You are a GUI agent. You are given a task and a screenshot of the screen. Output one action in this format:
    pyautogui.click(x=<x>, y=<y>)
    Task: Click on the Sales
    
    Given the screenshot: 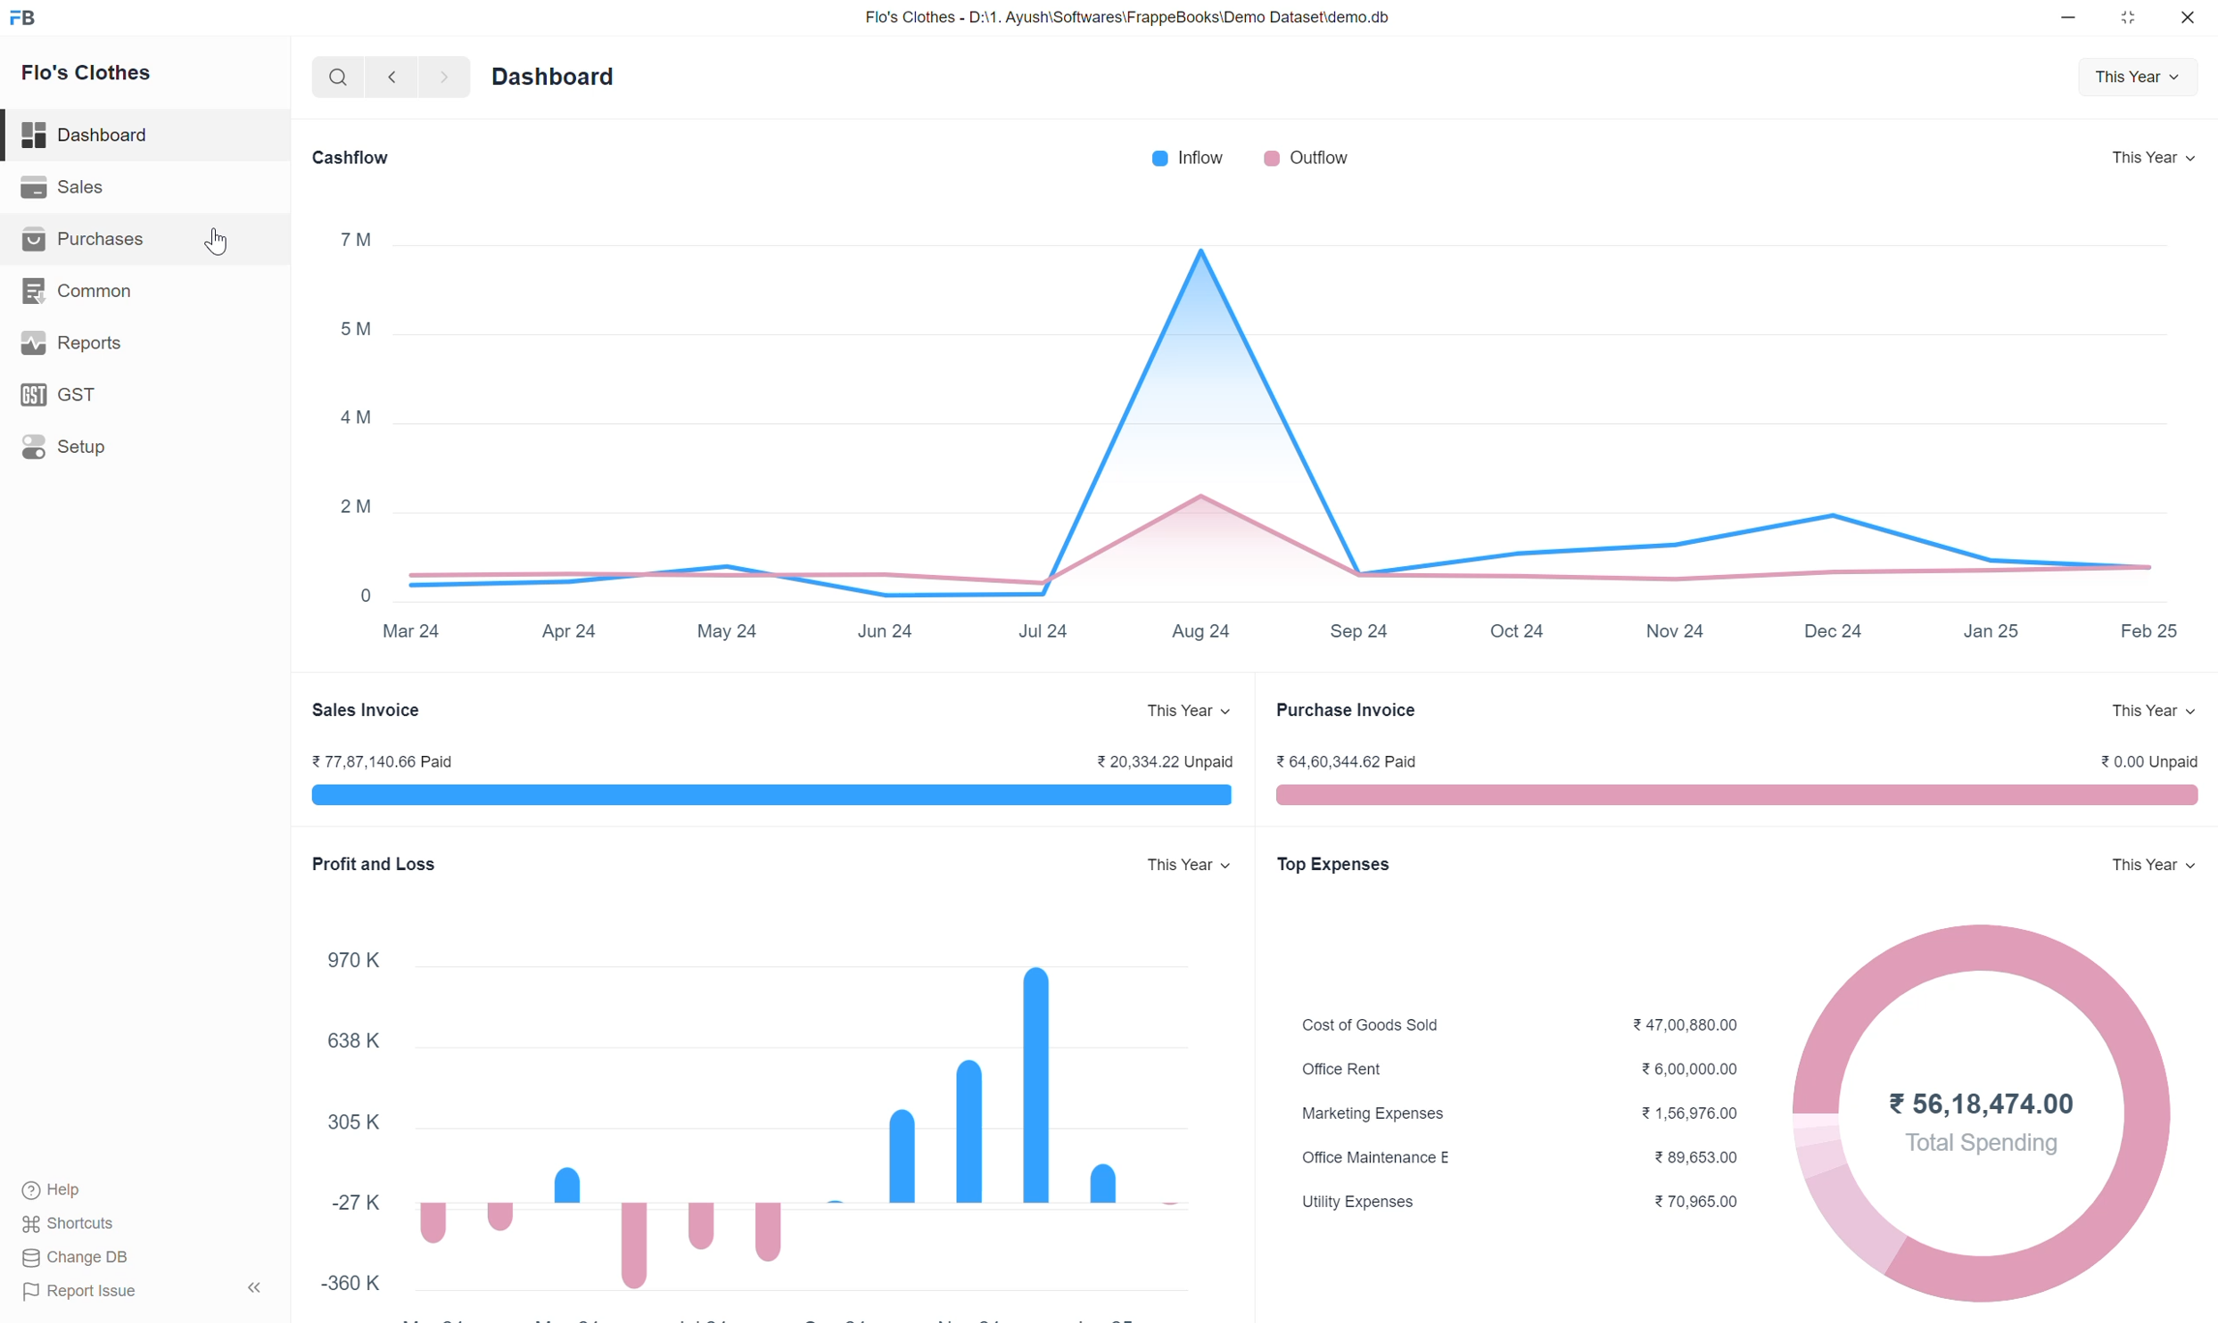 What is the action you would take?
    pyautogui.click(x=67, y=186)
    